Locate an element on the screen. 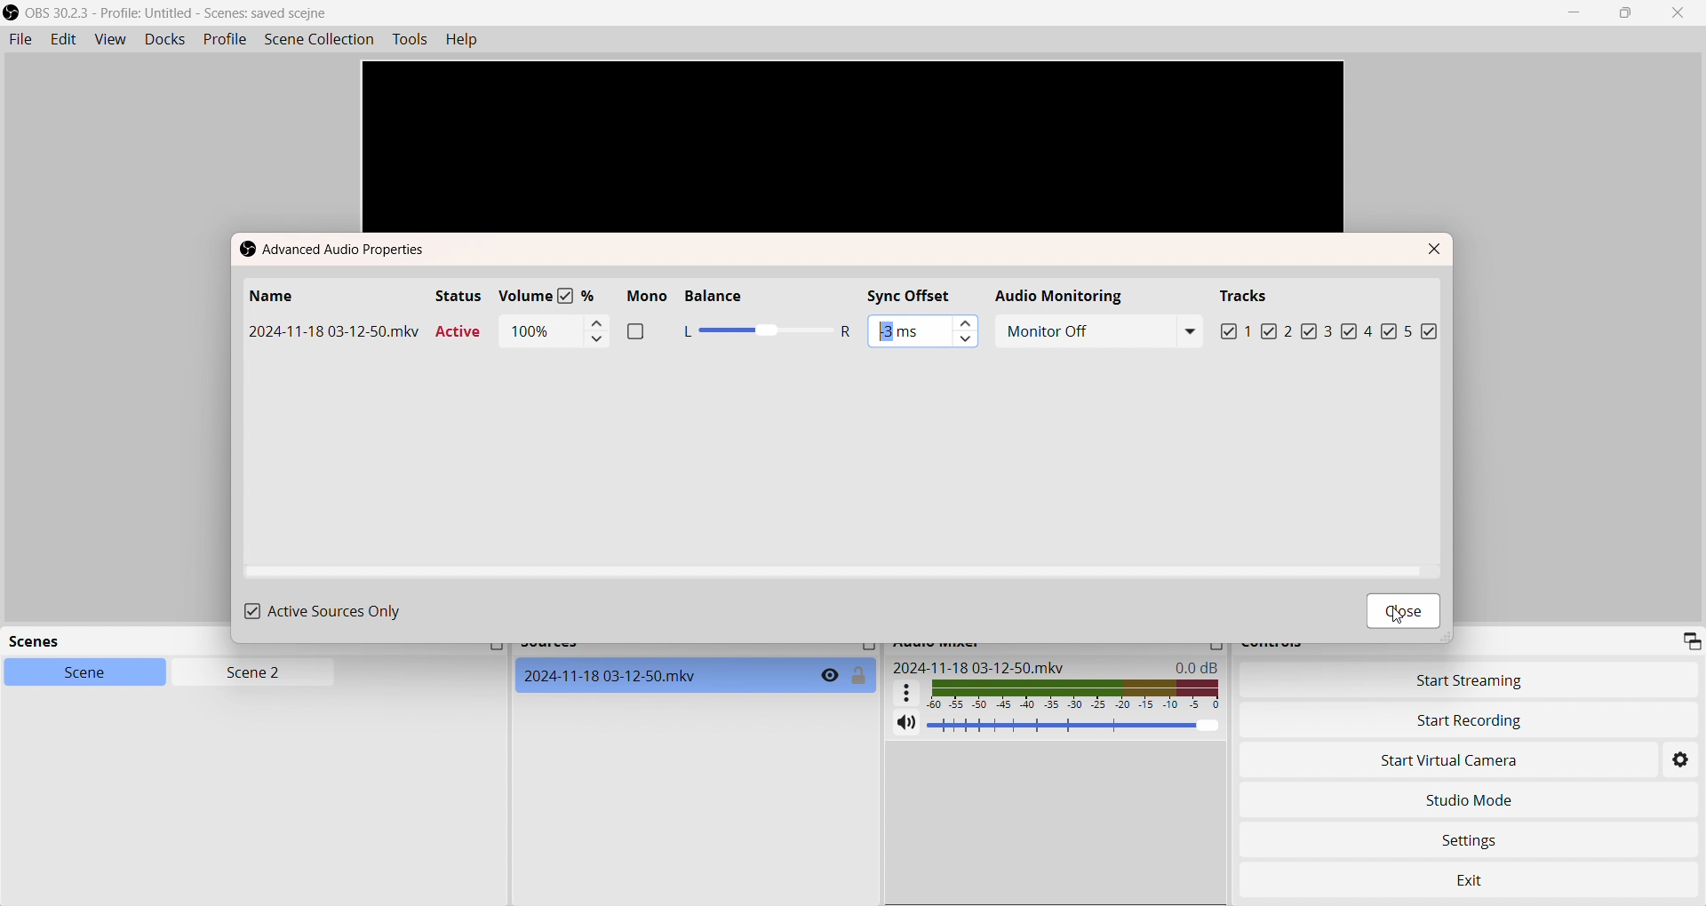  Volume is located at coordinates (1075, 726).